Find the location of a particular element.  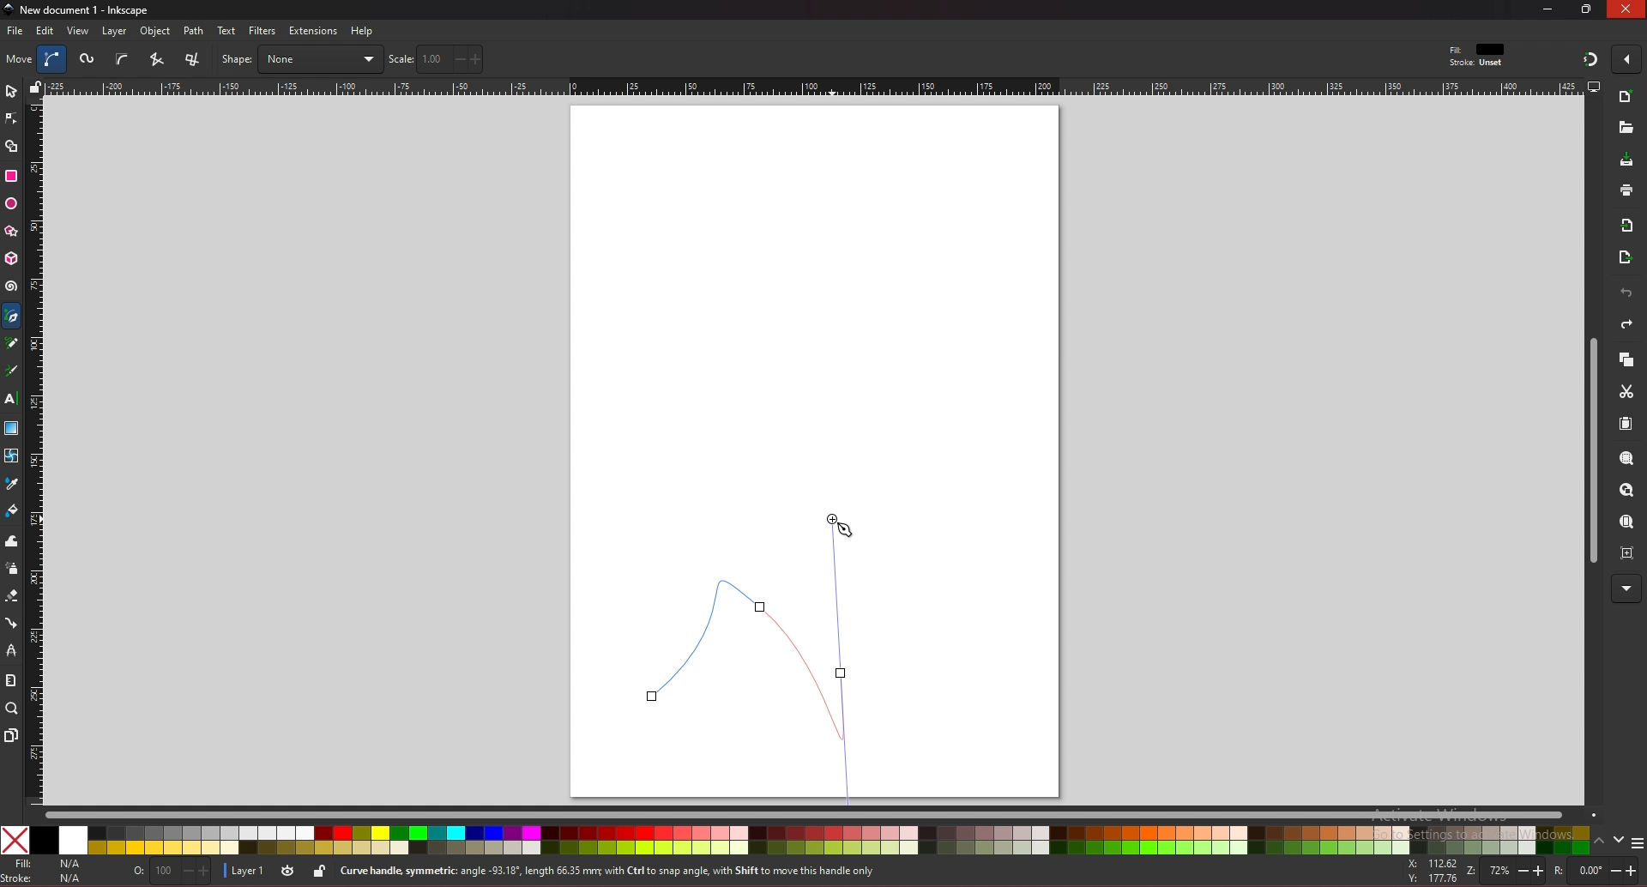

edit is located at coordinates (46, 30).